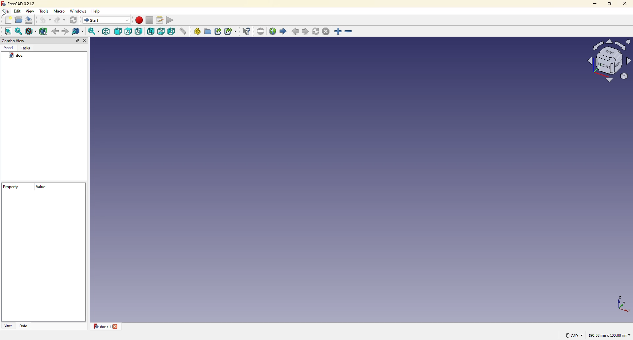 The width and height of the screenshot is (633, 340). Describe the element at coordinates (592, 3) in the screenshot. I see `minimize` at that location.